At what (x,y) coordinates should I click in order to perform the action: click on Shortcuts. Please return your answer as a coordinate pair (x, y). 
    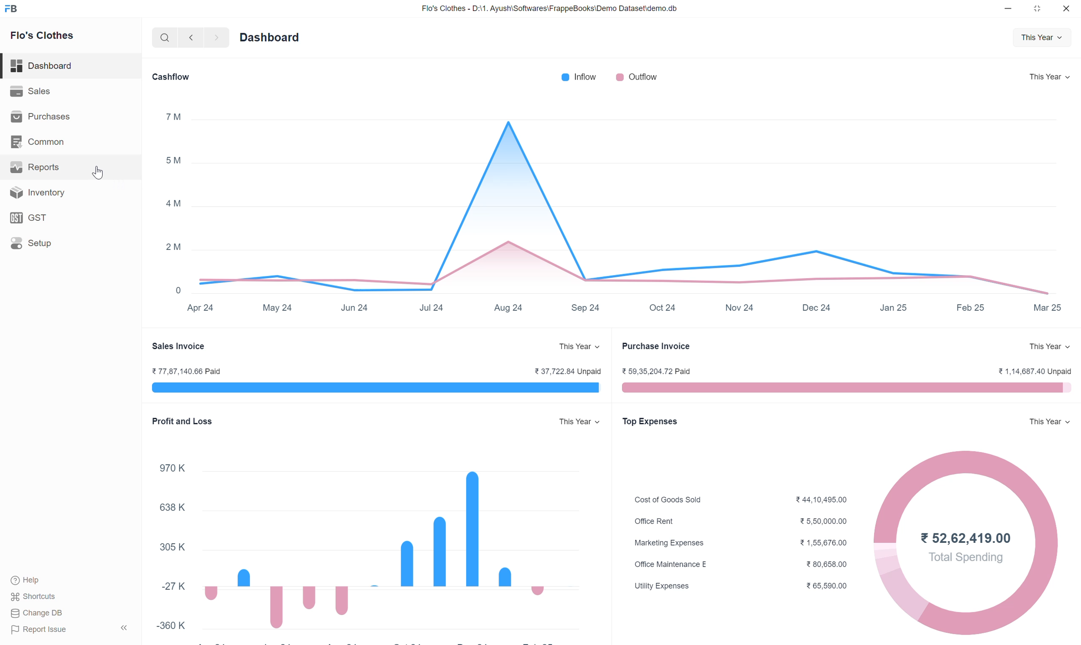
    Looking at the image, I should click on (36, 597).